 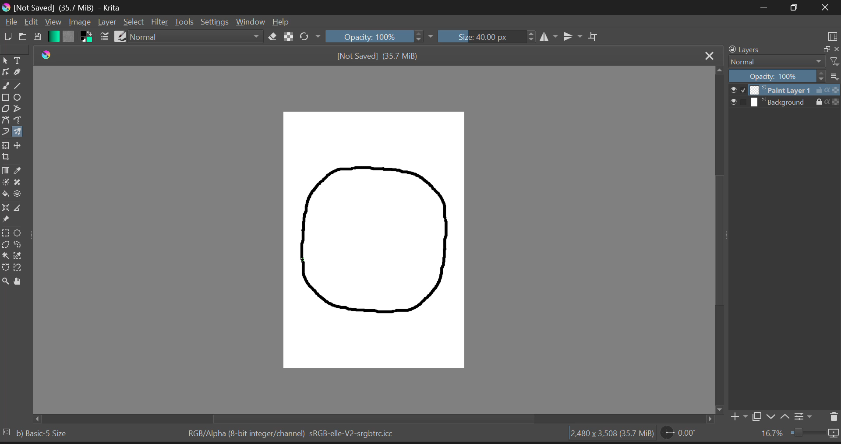 What do you see at coordinates (573, 36) in the screenshot?
I see `Horizontal Mirror Flip` at bounding box center [573, 36].